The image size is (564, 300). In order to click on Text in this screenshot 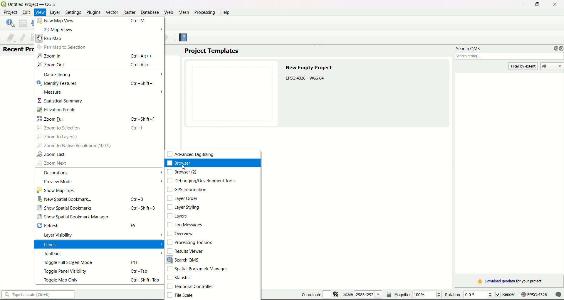, I will do `click(18, 49)`.